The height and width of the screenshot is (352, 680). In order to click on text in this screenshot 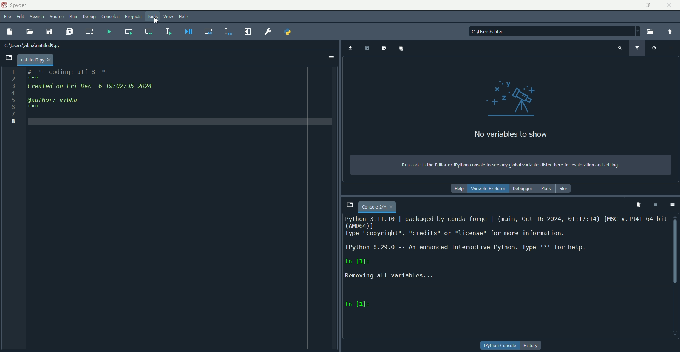, I will do `click(506, 249)`.